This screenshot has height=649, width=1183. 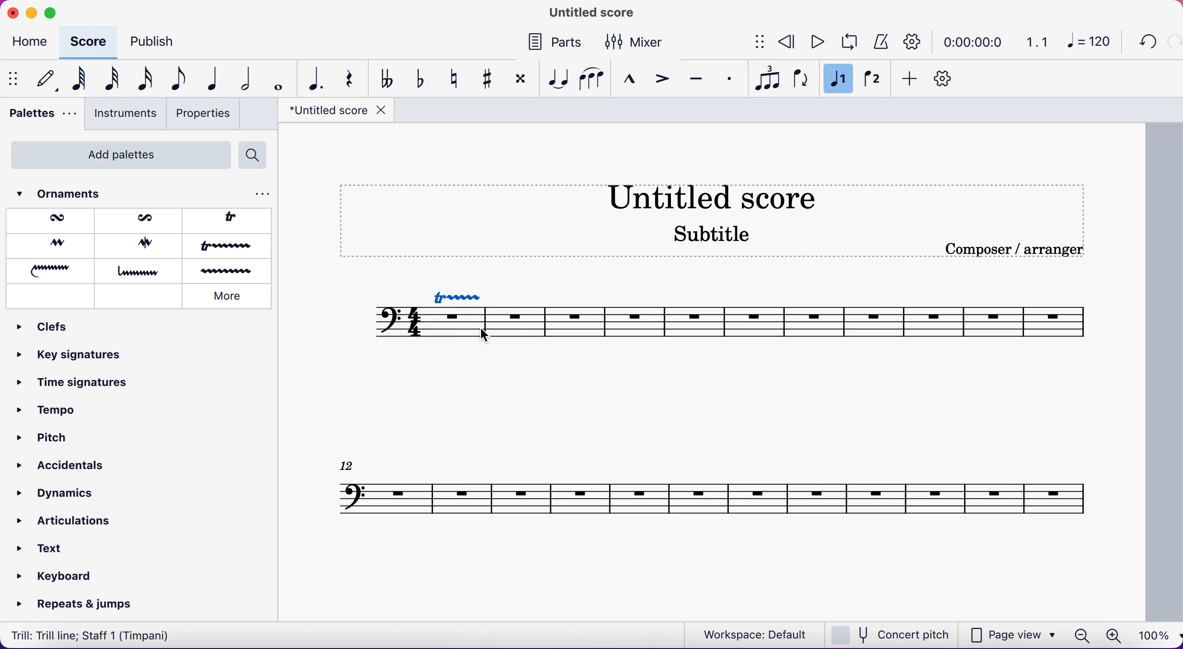 What do you see at coordinates (116, 155) in the screenshot?
I see `add palettes` at bounding box center [116, 155].